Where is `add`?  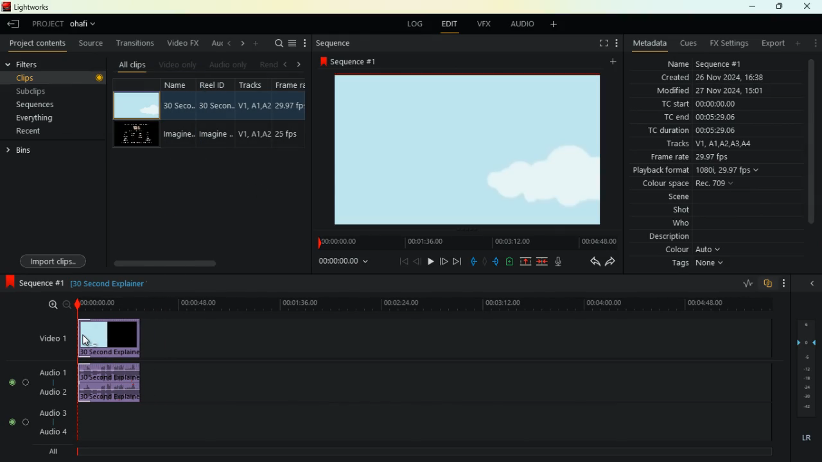 add is located at coordinates (797, 45).